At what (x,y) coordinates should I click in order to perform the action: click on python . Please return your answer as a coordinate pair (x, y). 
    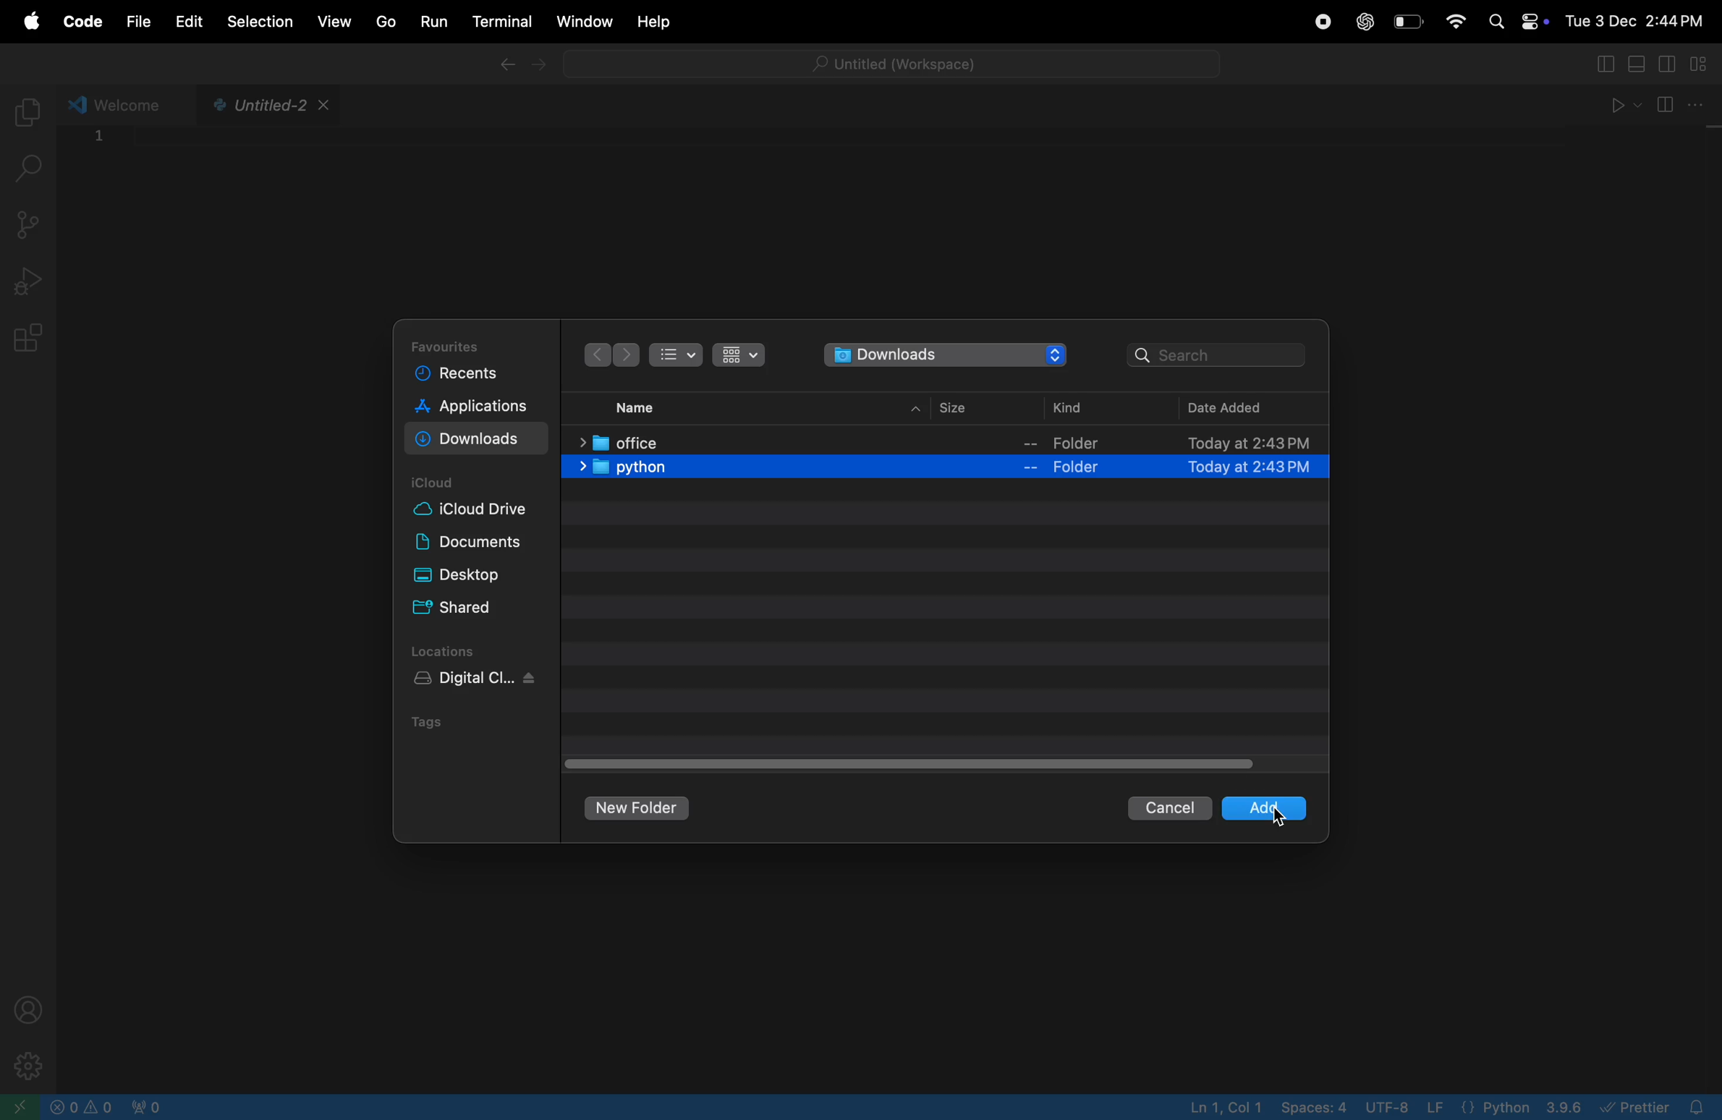
    Looking at the image, I should click on (1522, 1106).